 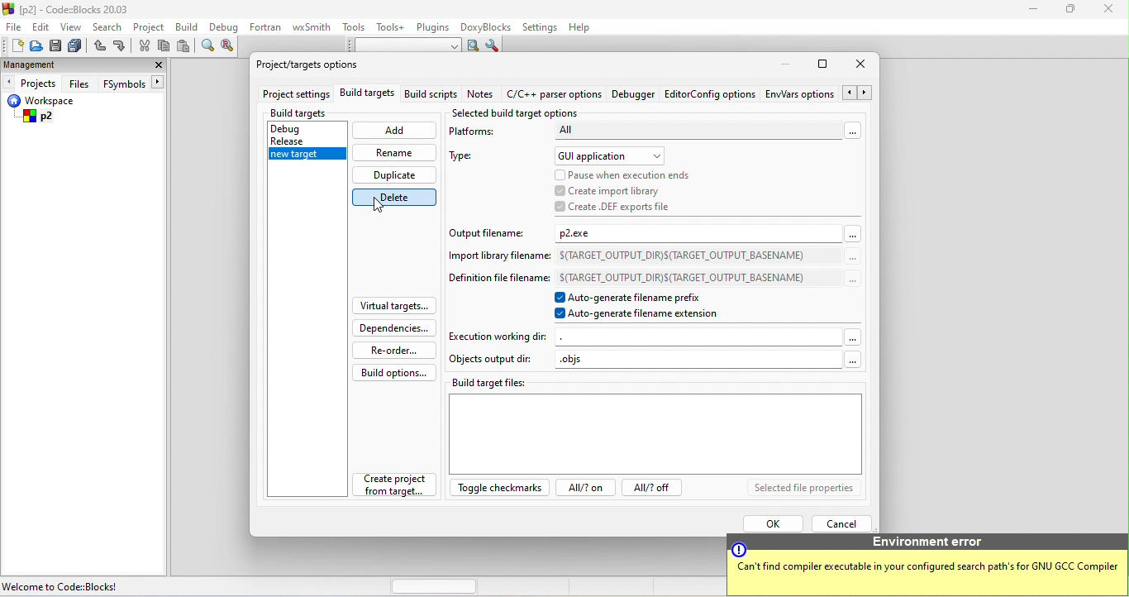 I want to click on virtual targets, so click(x=393, y=306).